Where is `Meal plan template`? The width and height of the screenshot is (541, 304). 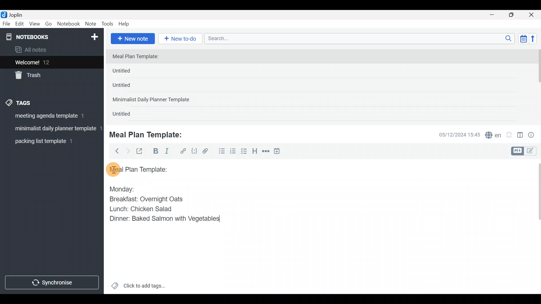
Meal plan template is located at coordinates (136, 169).